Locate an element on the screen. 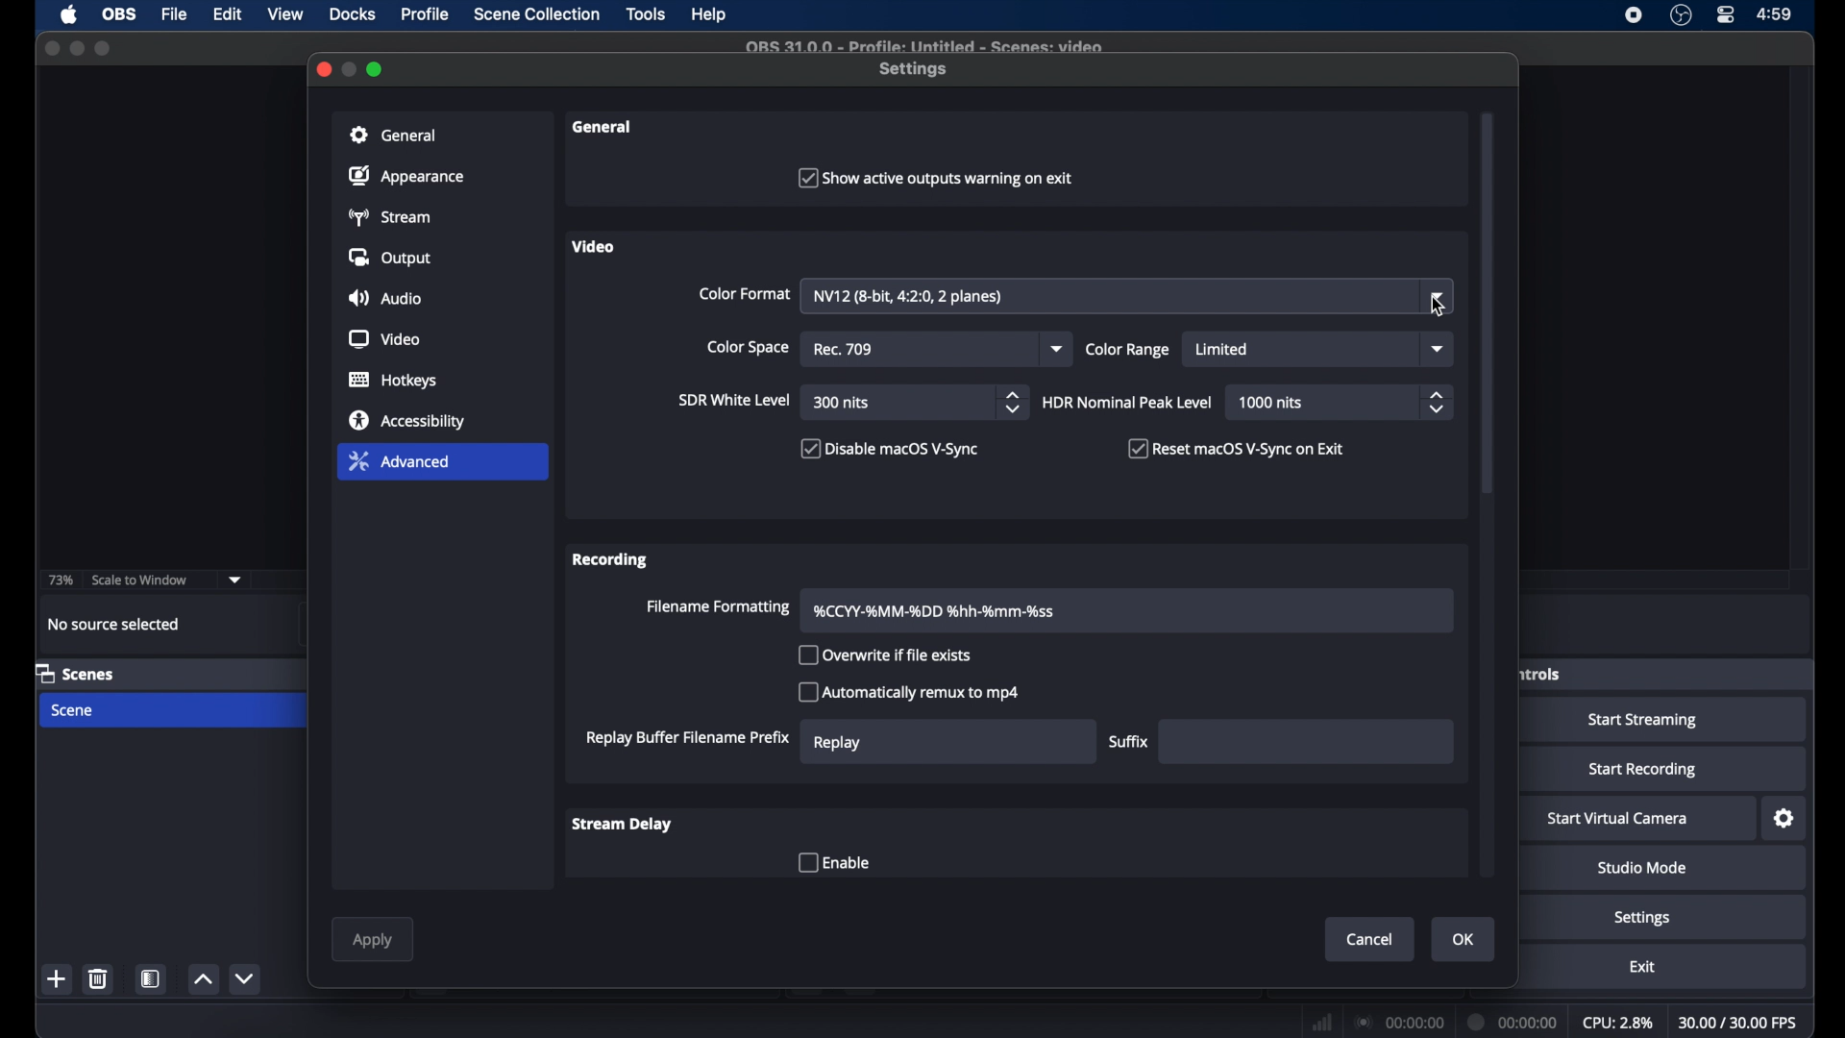 The image size is (1845, 1038). close is located at coordinates (324, 69).